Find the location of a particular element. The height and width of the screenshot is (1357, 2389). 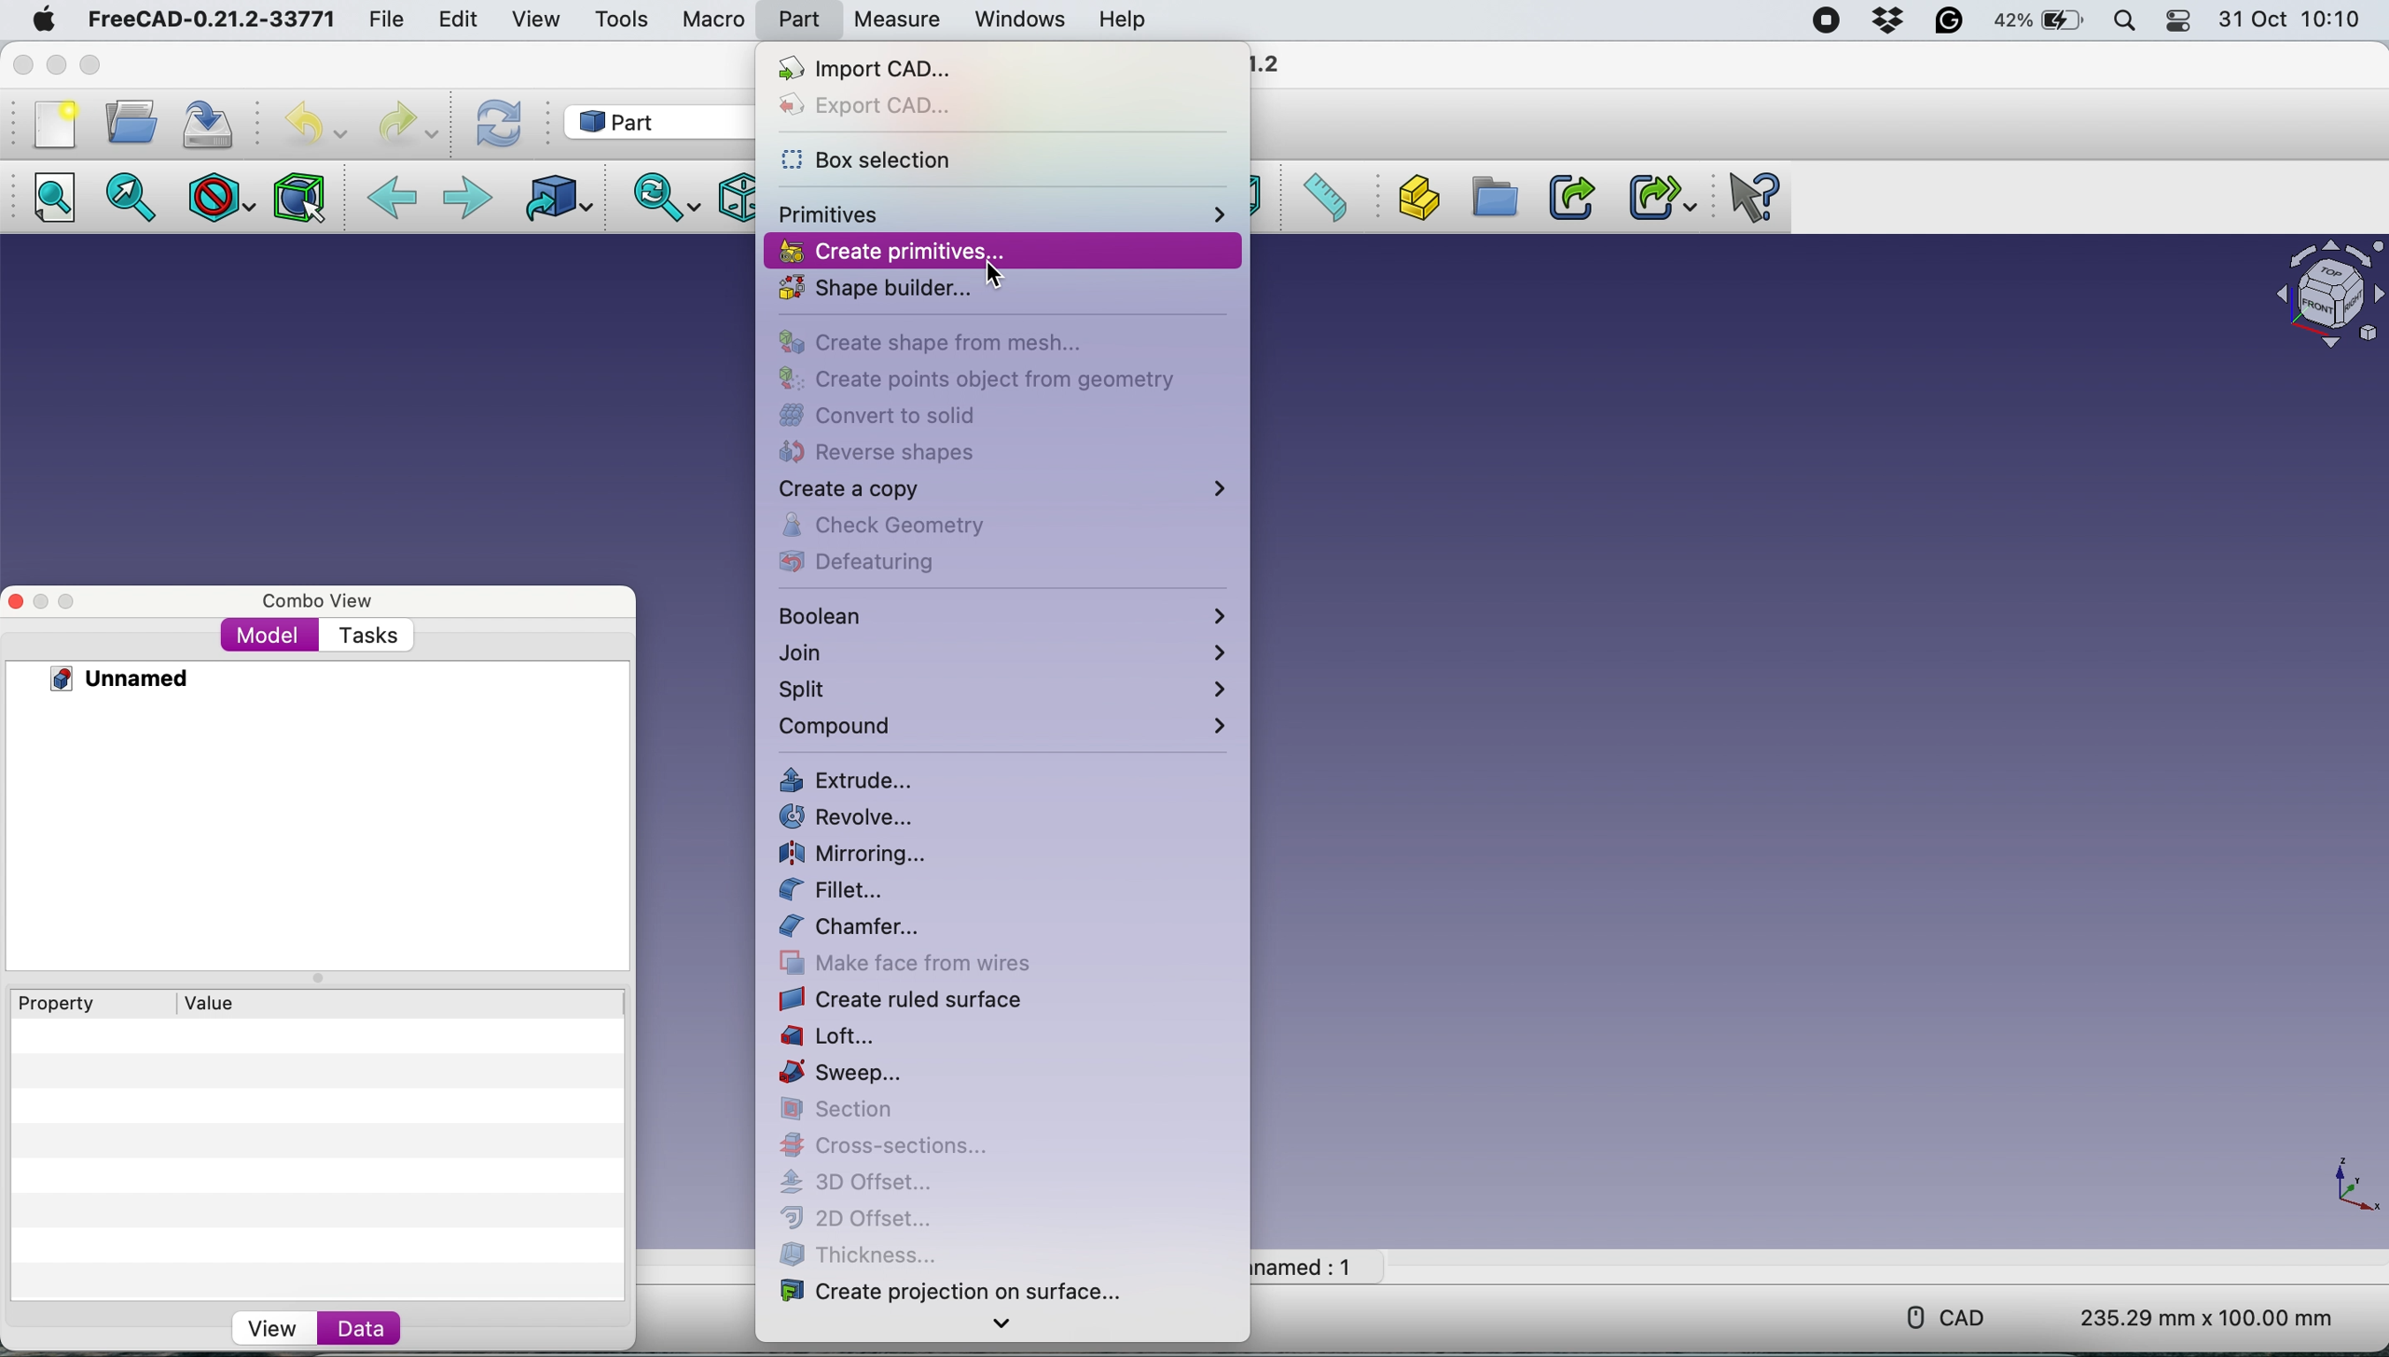

Tools is located at coordinates (625, 19).